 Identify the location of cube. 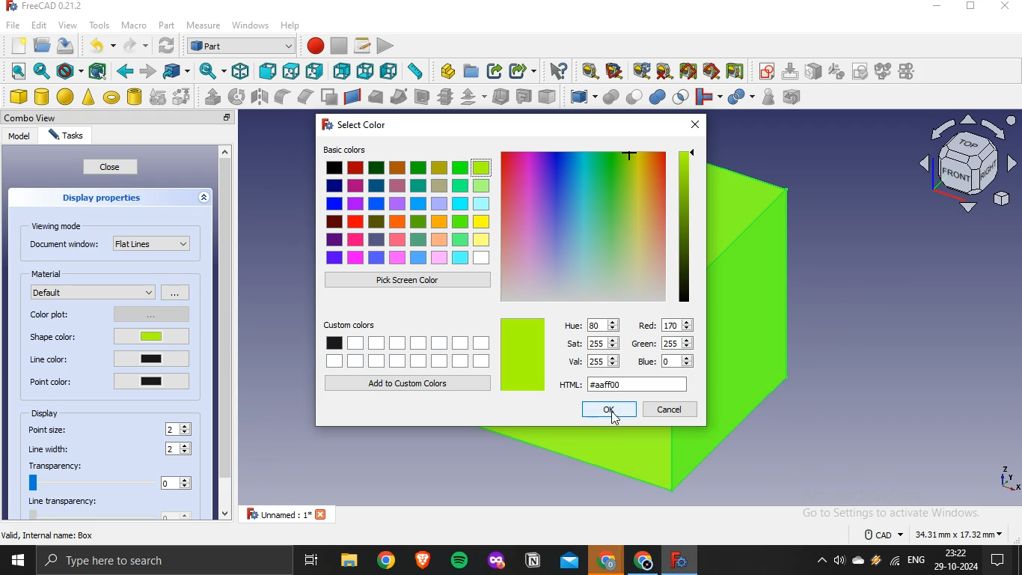
(18, 97).